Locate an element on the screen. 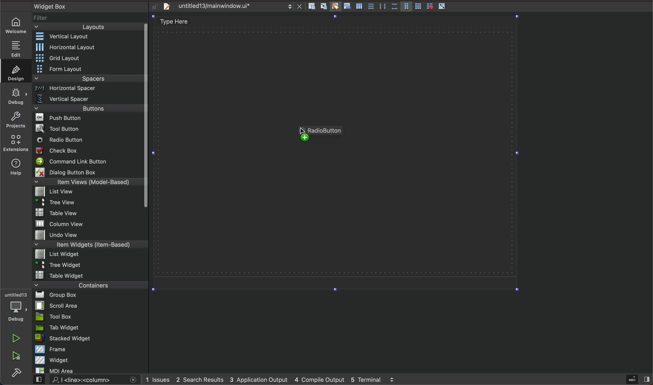 This screenshot has width=653, height=385.  is located at coordinates (394, 7).